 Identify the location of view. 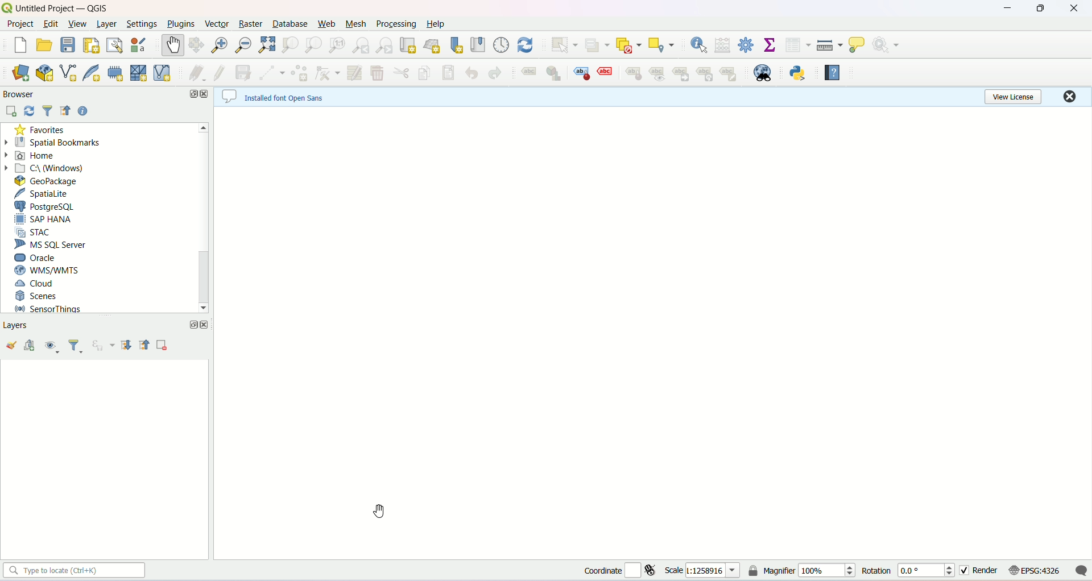
(77, 24).